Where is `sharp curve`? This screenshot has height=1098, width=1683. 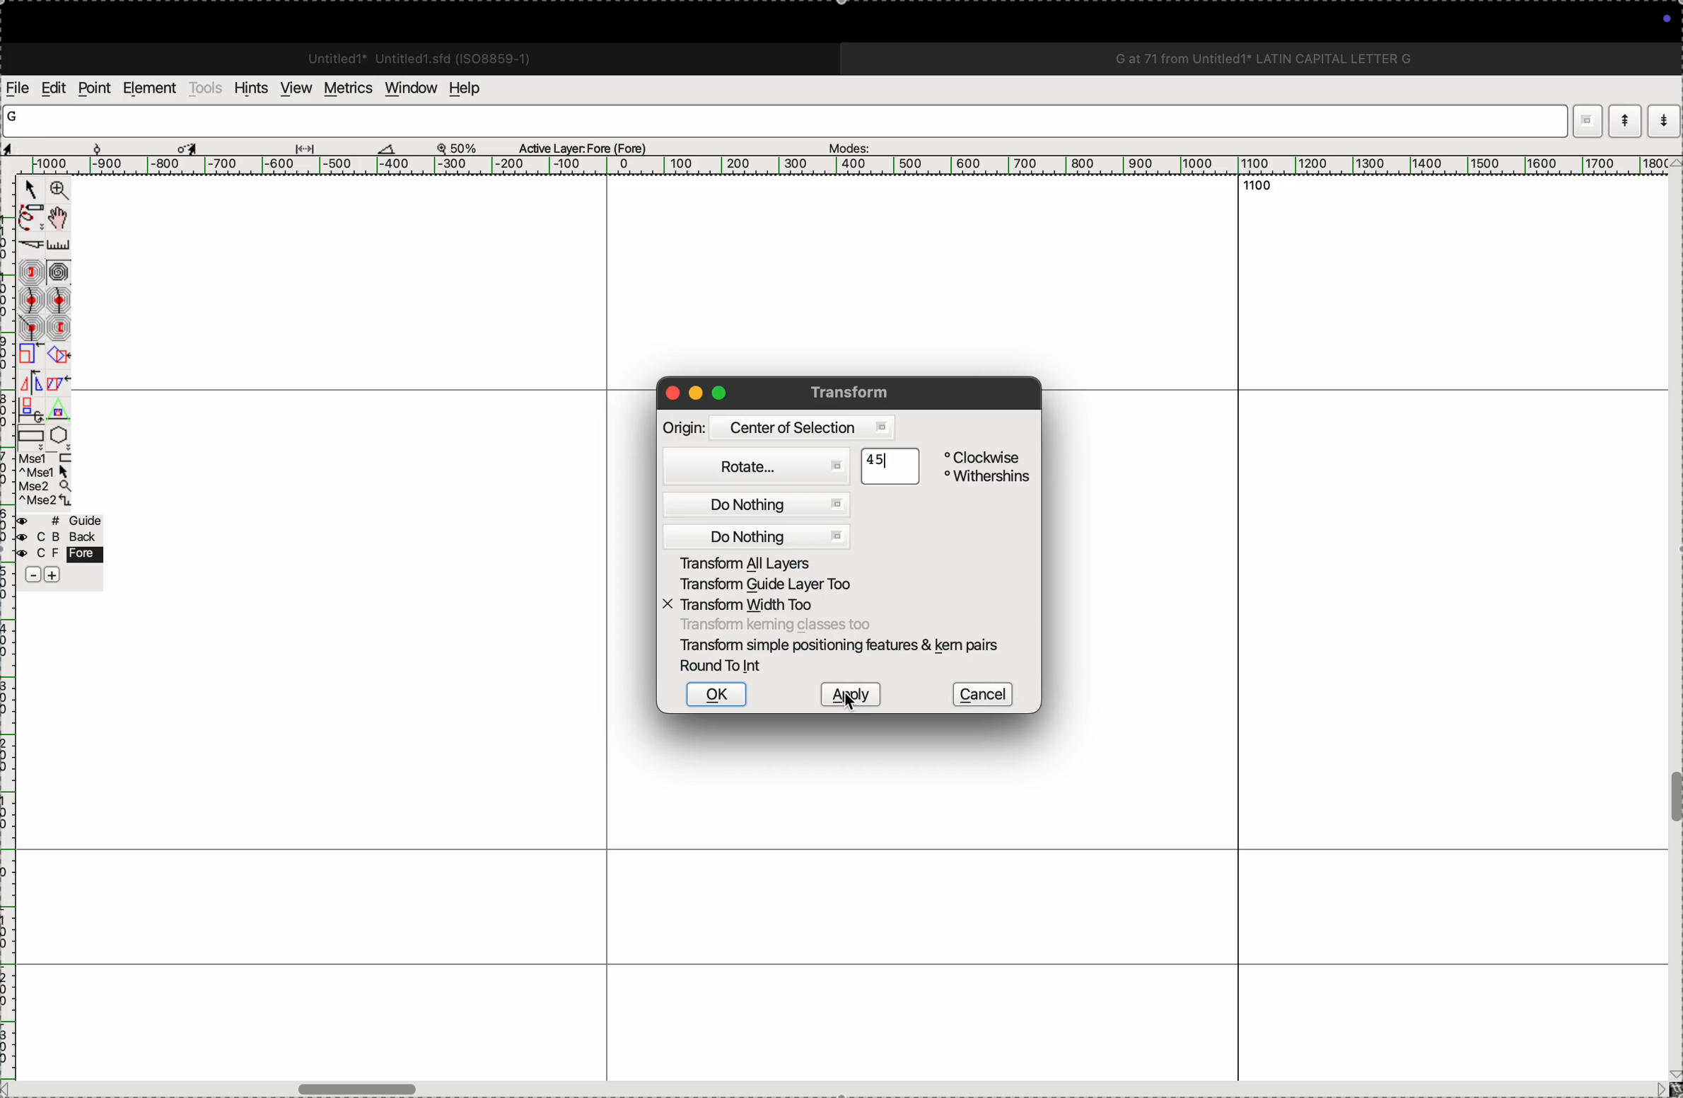 sharp curve is located at coordinates (58, 299).